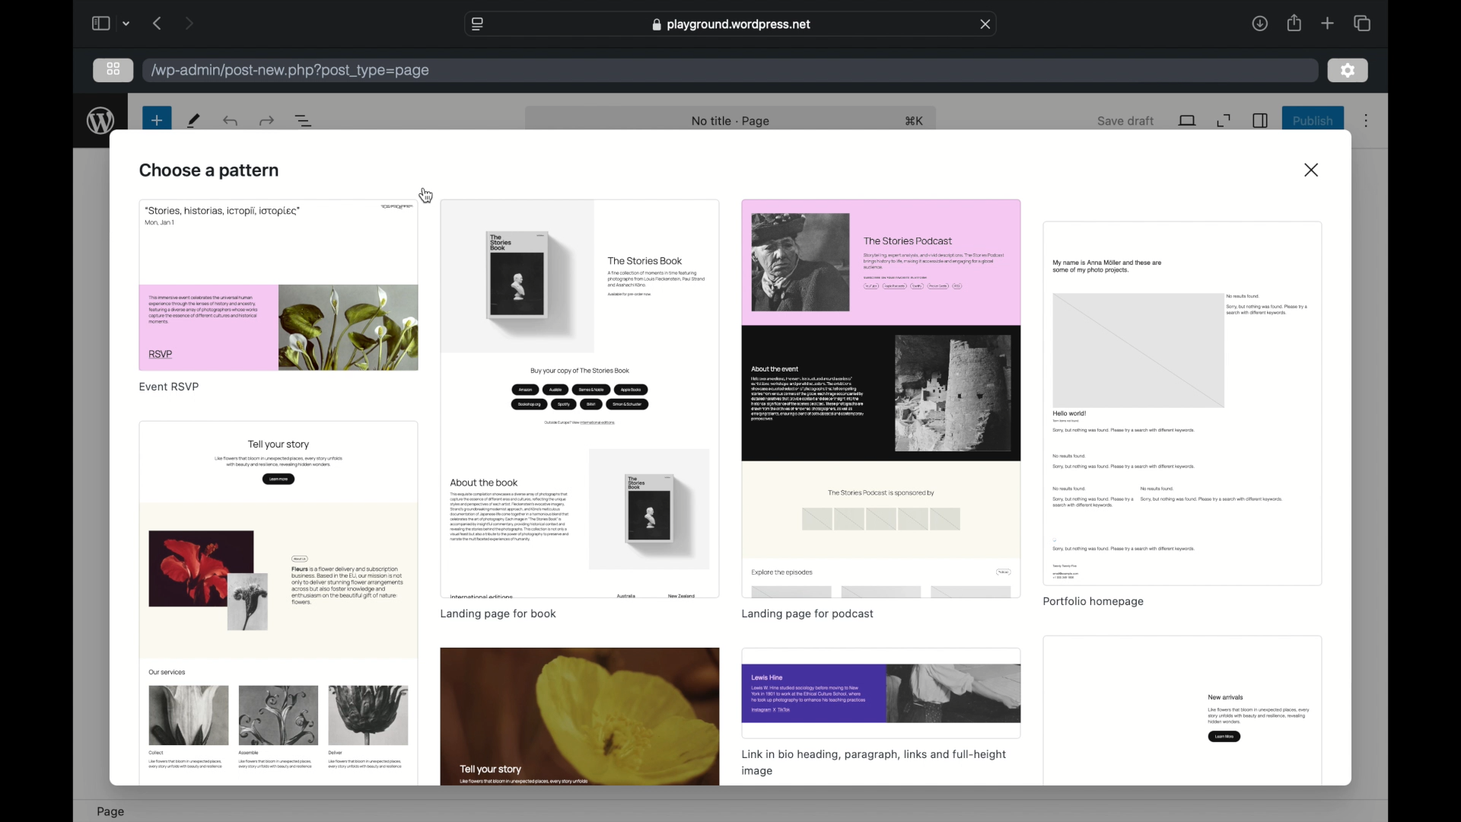 Image resolution: width=1461 pixels, height=822 pixels. What do you see at coordinates (428, 195) in the screenshot?
I see `cursor` at bounding box center [428, 195].